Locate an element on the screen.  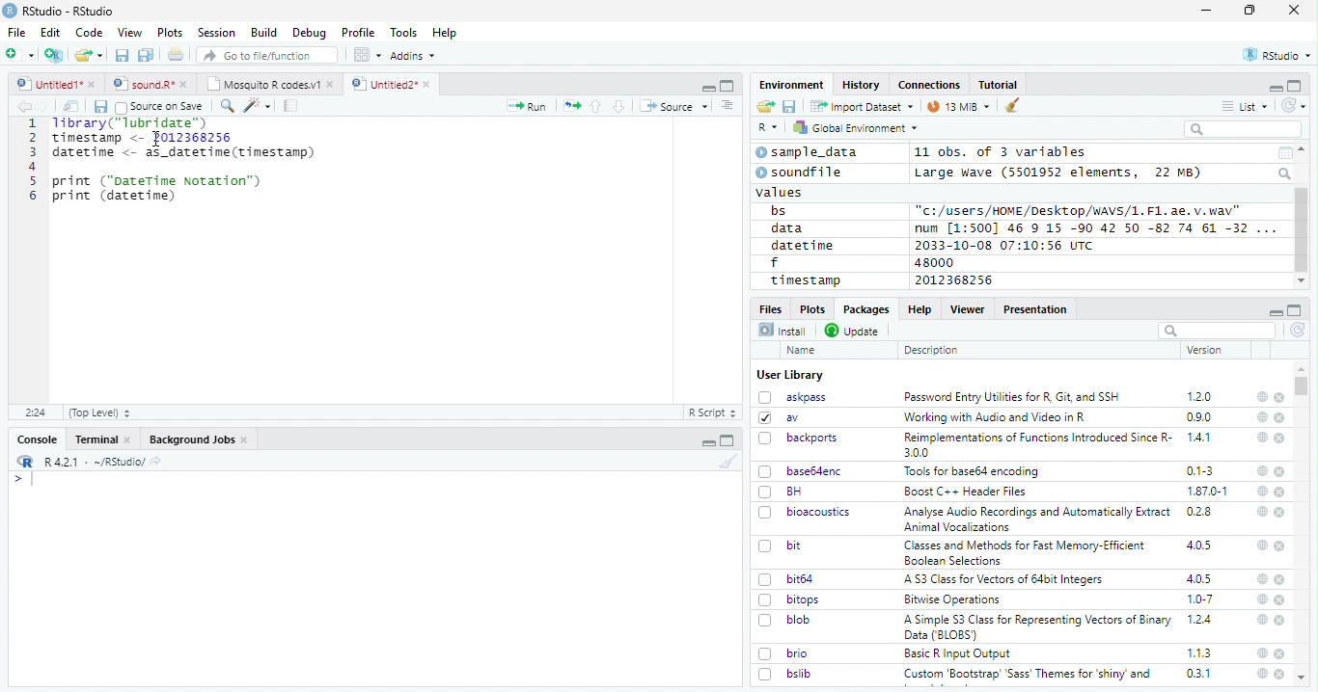
Scroll bar is located at coordinates (1303, 230).